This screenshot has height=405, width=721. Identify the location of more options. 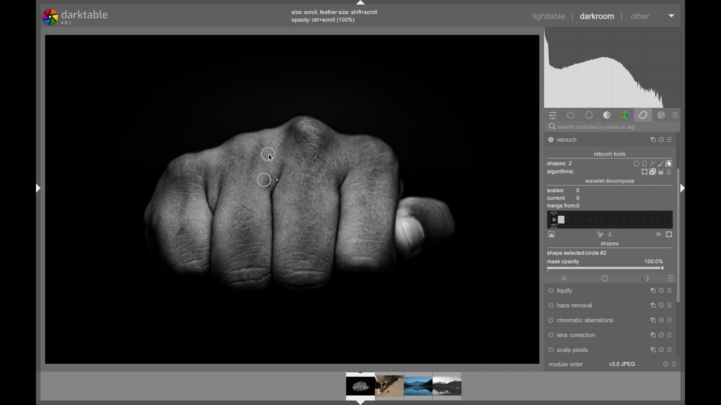
(670, 140).